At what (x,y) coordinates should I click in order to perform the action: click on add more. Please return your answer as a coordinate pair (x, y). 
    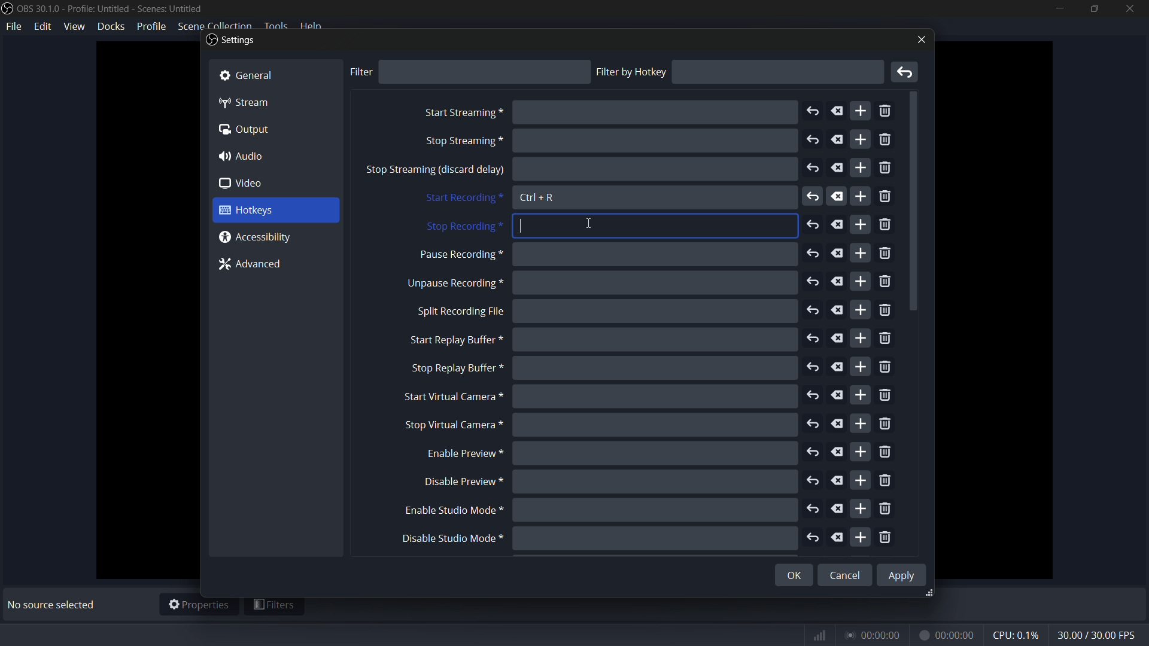
    Looking at the image, I should click on (861, 309).